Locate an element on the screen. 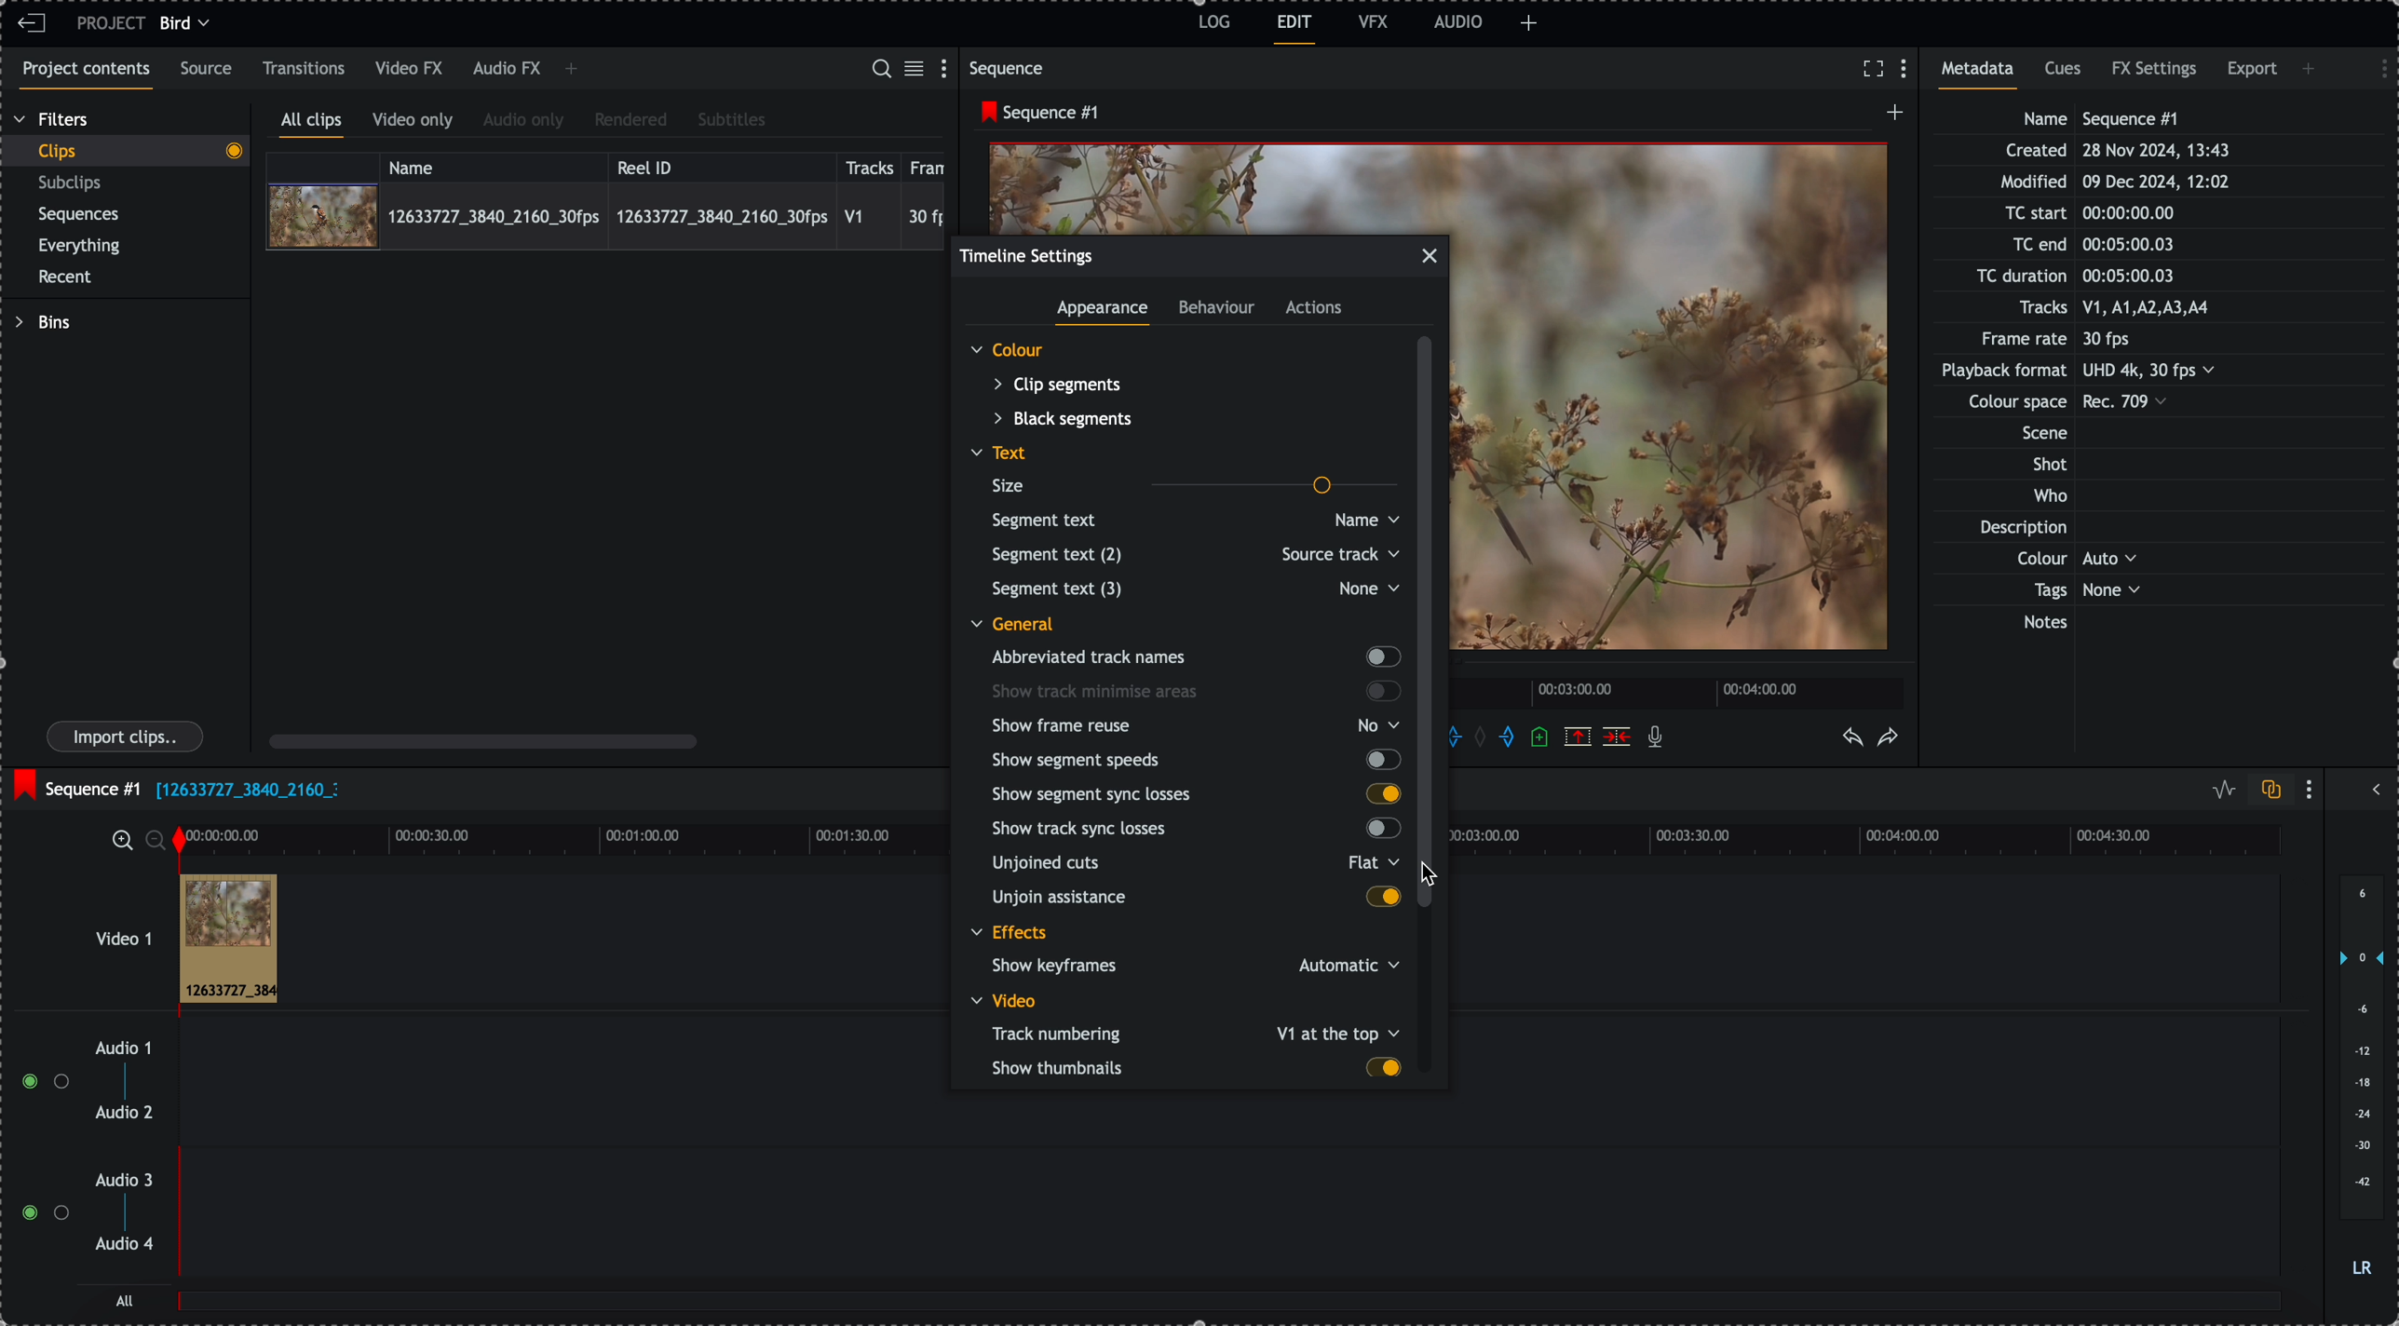  subclips is located at coordinates (74, 183).